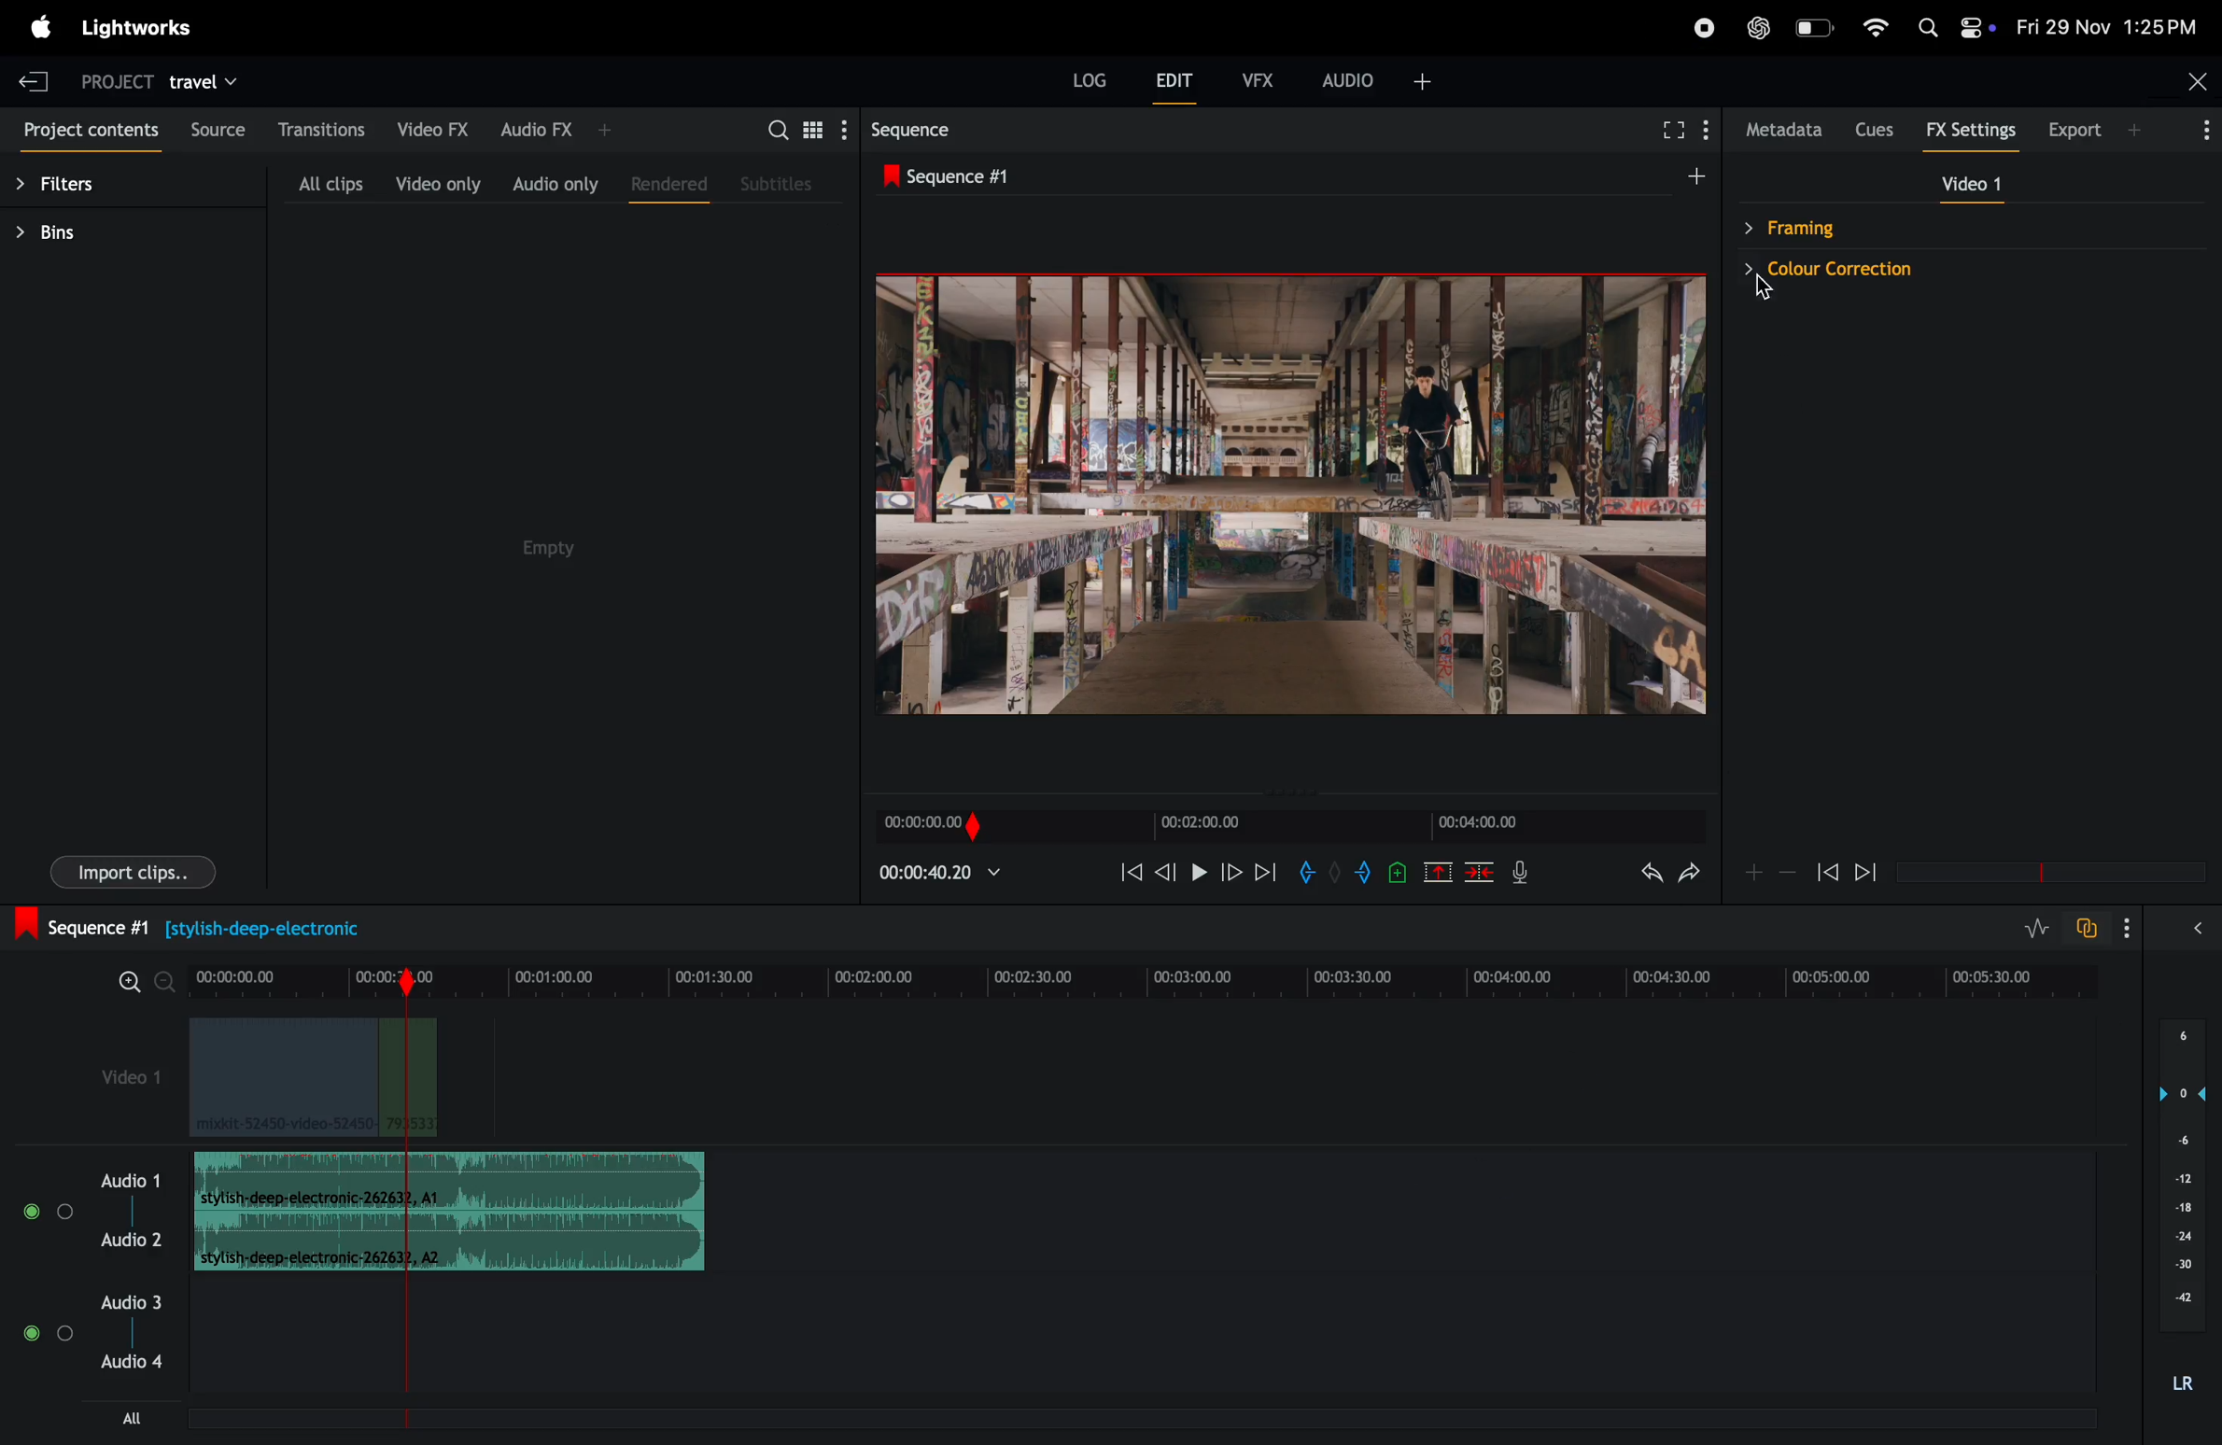 This screenshot has height=1445, width=2222. What do you see at coordinates (134, 1365) in the screenshot?
I see `Audio 4` at bounding box center [134, 1365].